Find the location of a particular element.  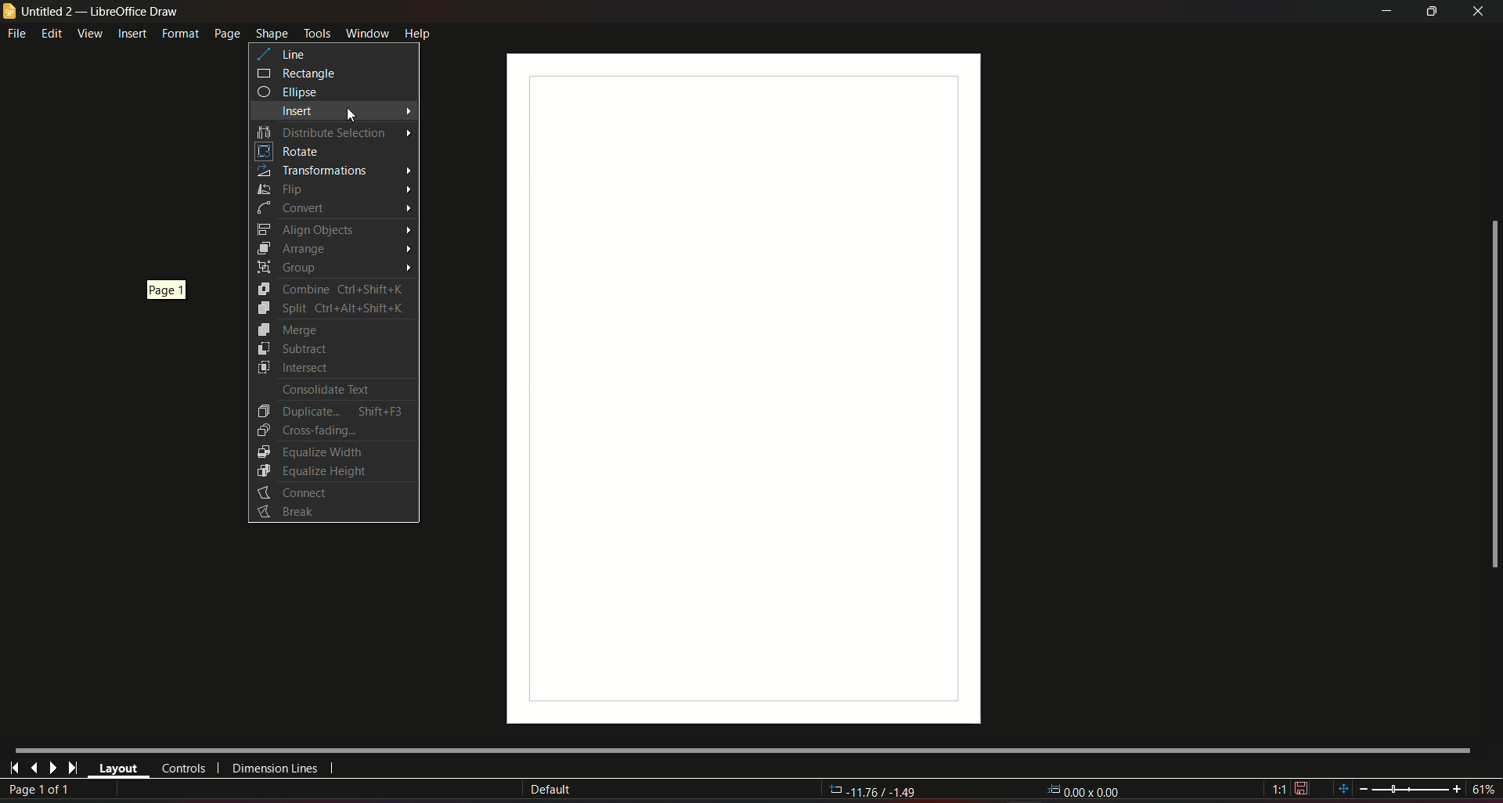

Equalize Width is located at coordinates (313, 450).